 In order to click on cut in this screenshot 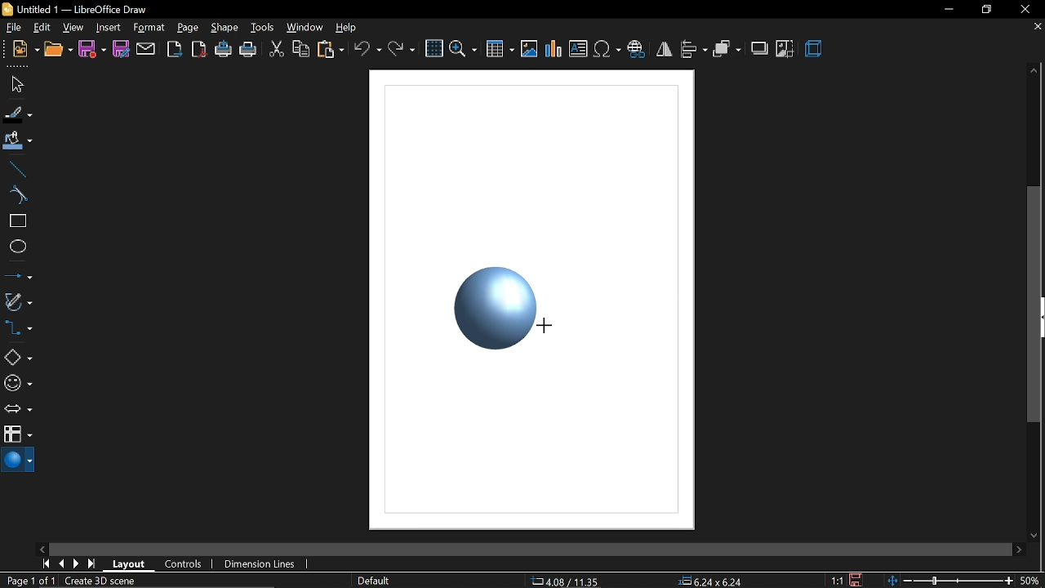, I will do `click(276, 47)`.